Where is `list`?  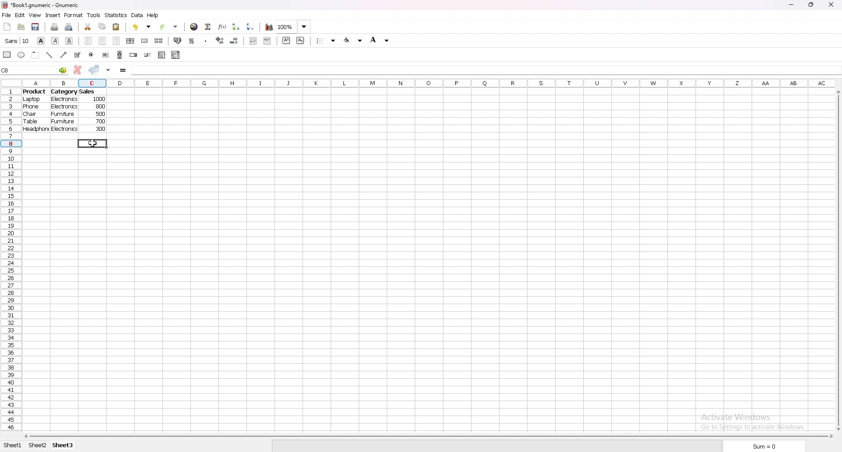
list is located at coordinates (161, 54).